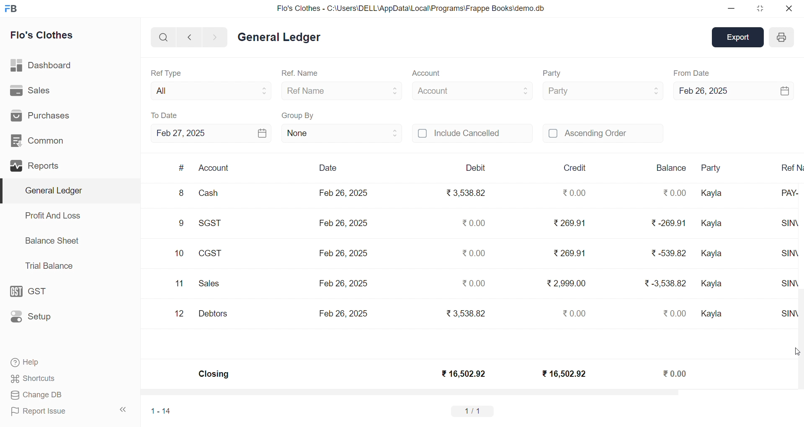  Describe the element at coordinates (740, 36) in the screenshot. I see `Export` at that location.